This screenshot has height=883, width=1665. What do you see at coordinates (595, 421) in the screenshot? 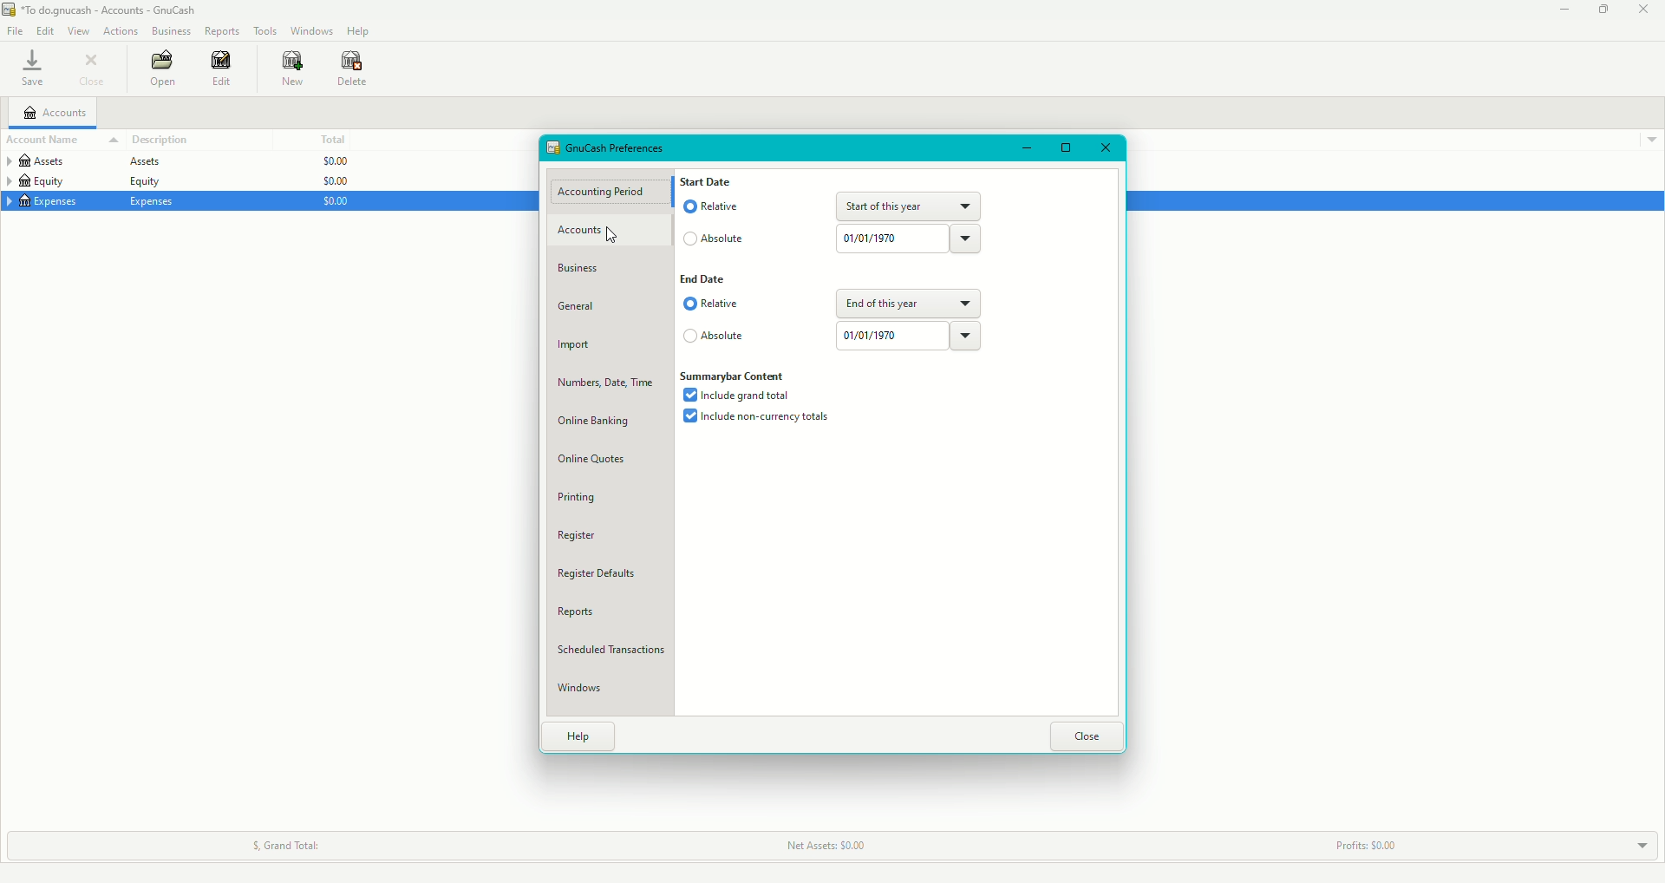
I see `Online banking` at bounding box center [595, 421].